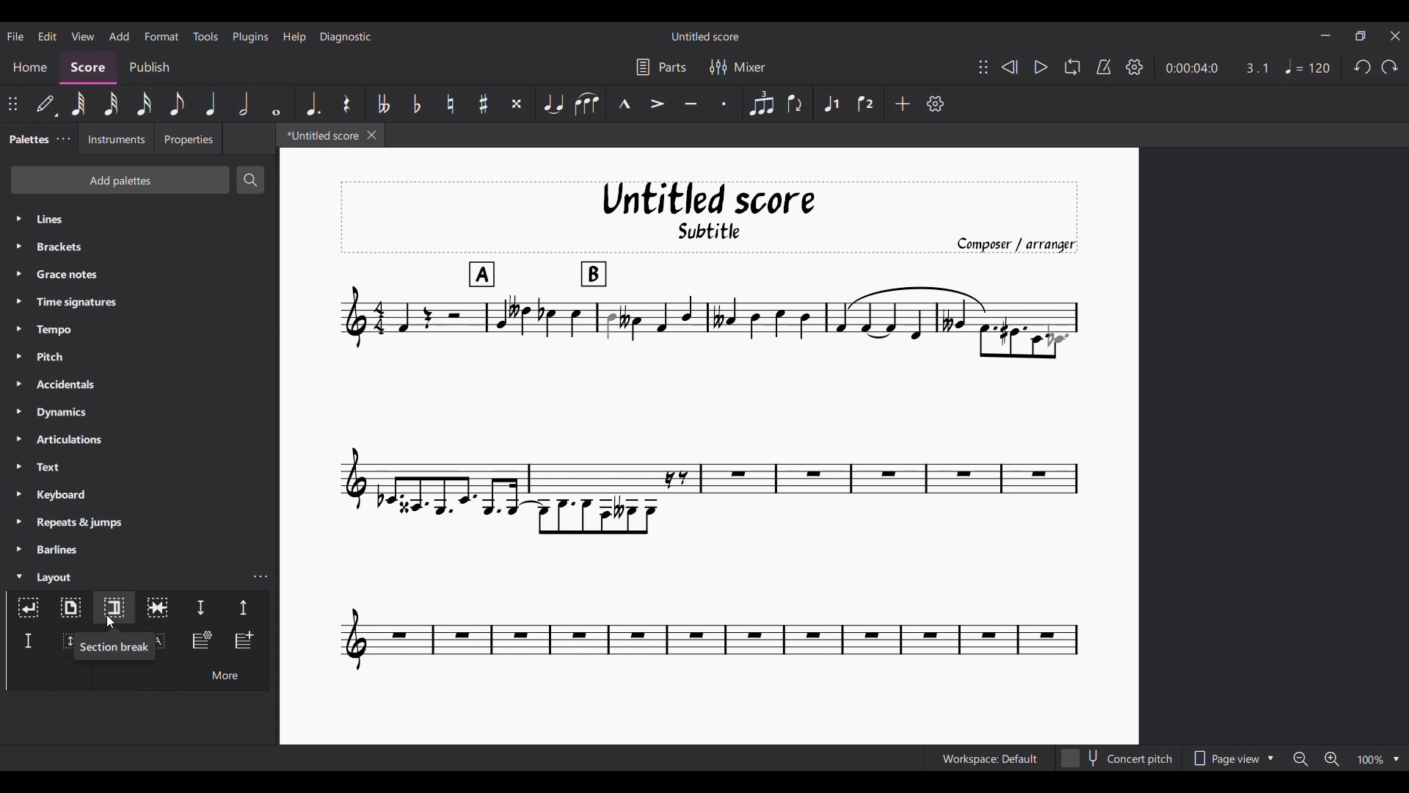 The height and width of the screenshot is (793, 1409). Describe the element at coordinates (724, 104) in the screenshot. I see `Staccato` at that location.